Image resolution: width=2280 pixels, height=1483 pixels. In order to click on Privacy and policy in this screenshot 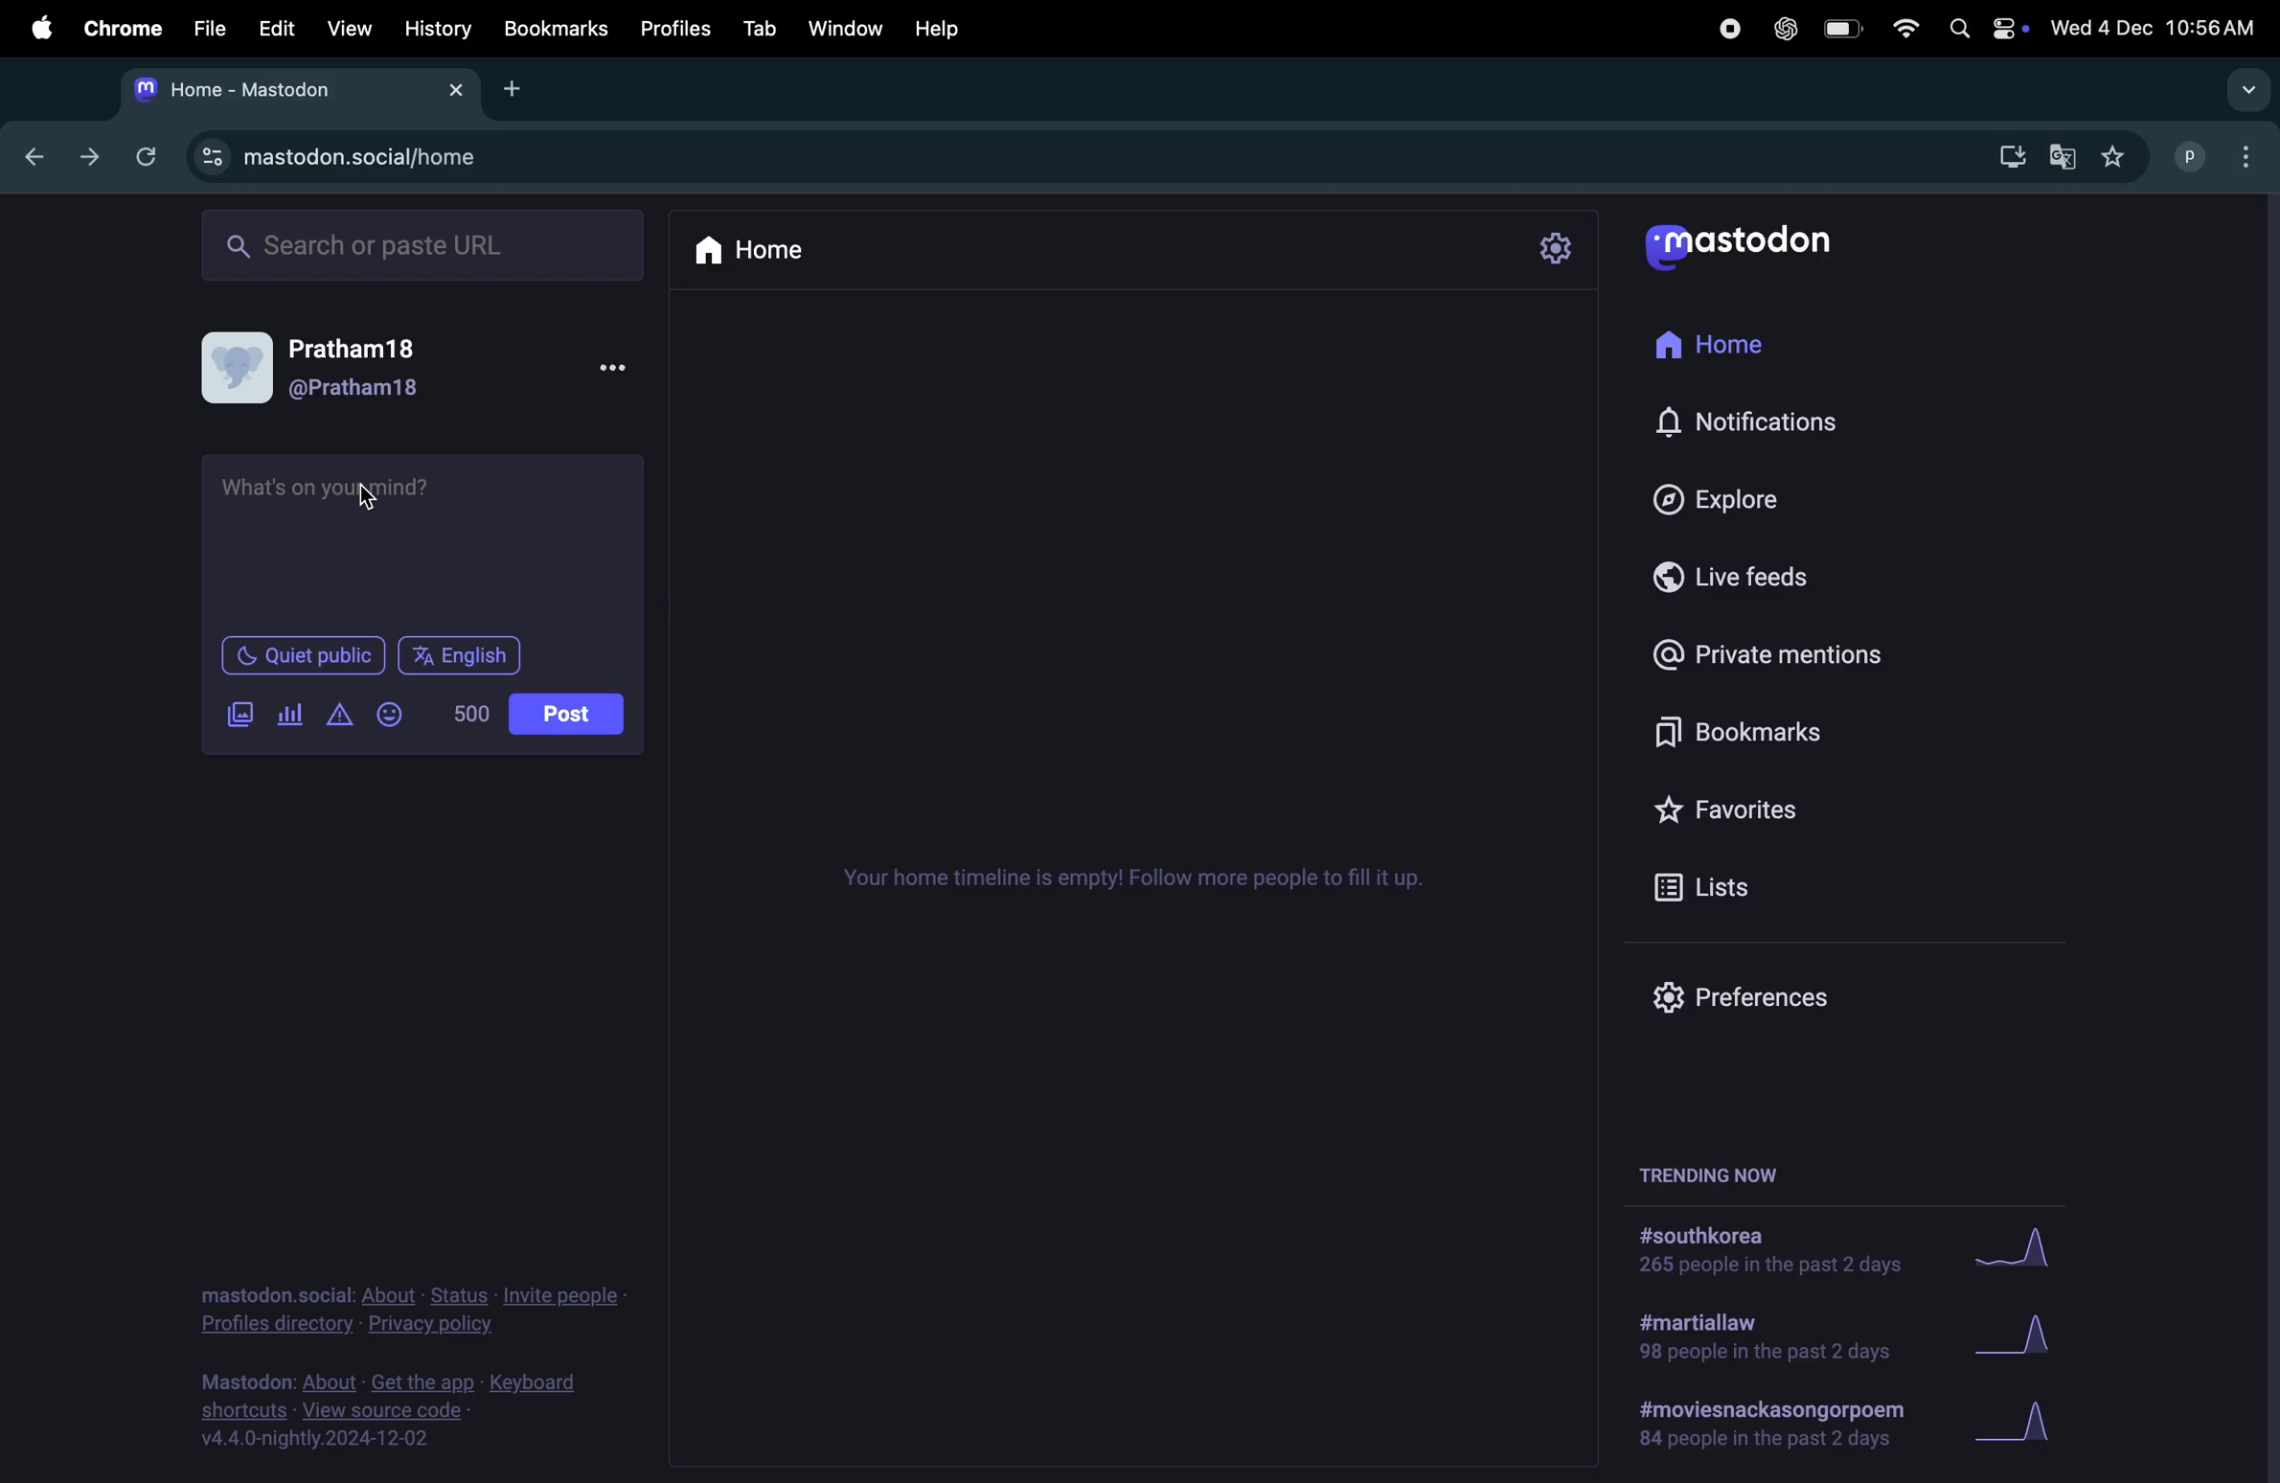, I will do `click(428, 1310)`.